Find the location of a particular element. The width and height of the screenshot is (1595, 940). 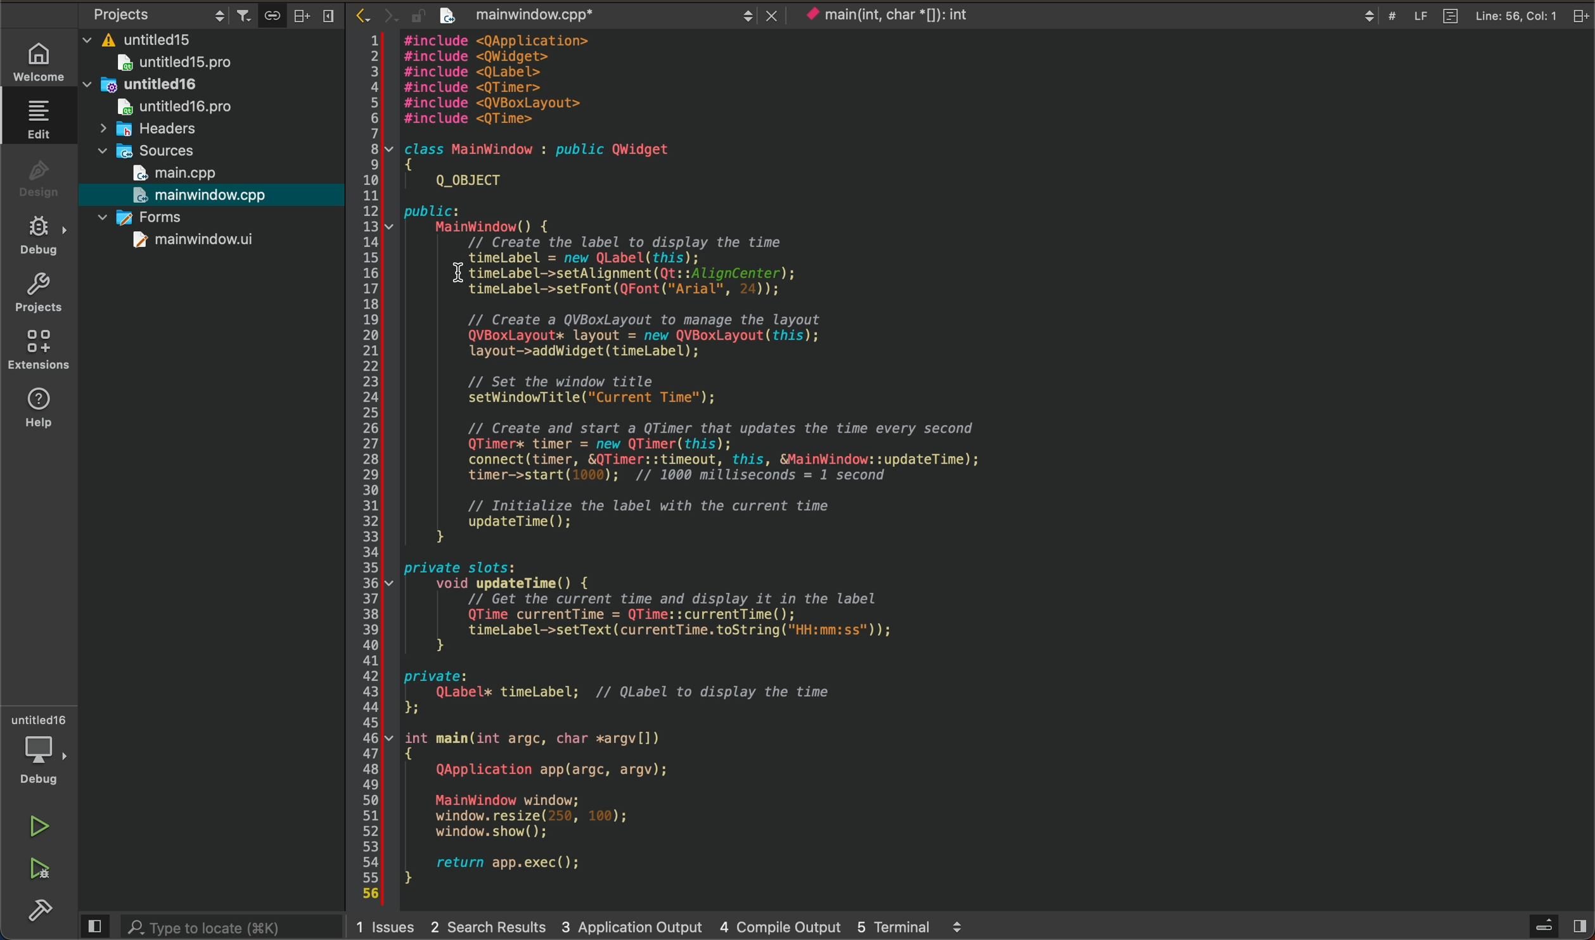

lock/unlock is located at coordinates (419, 15).